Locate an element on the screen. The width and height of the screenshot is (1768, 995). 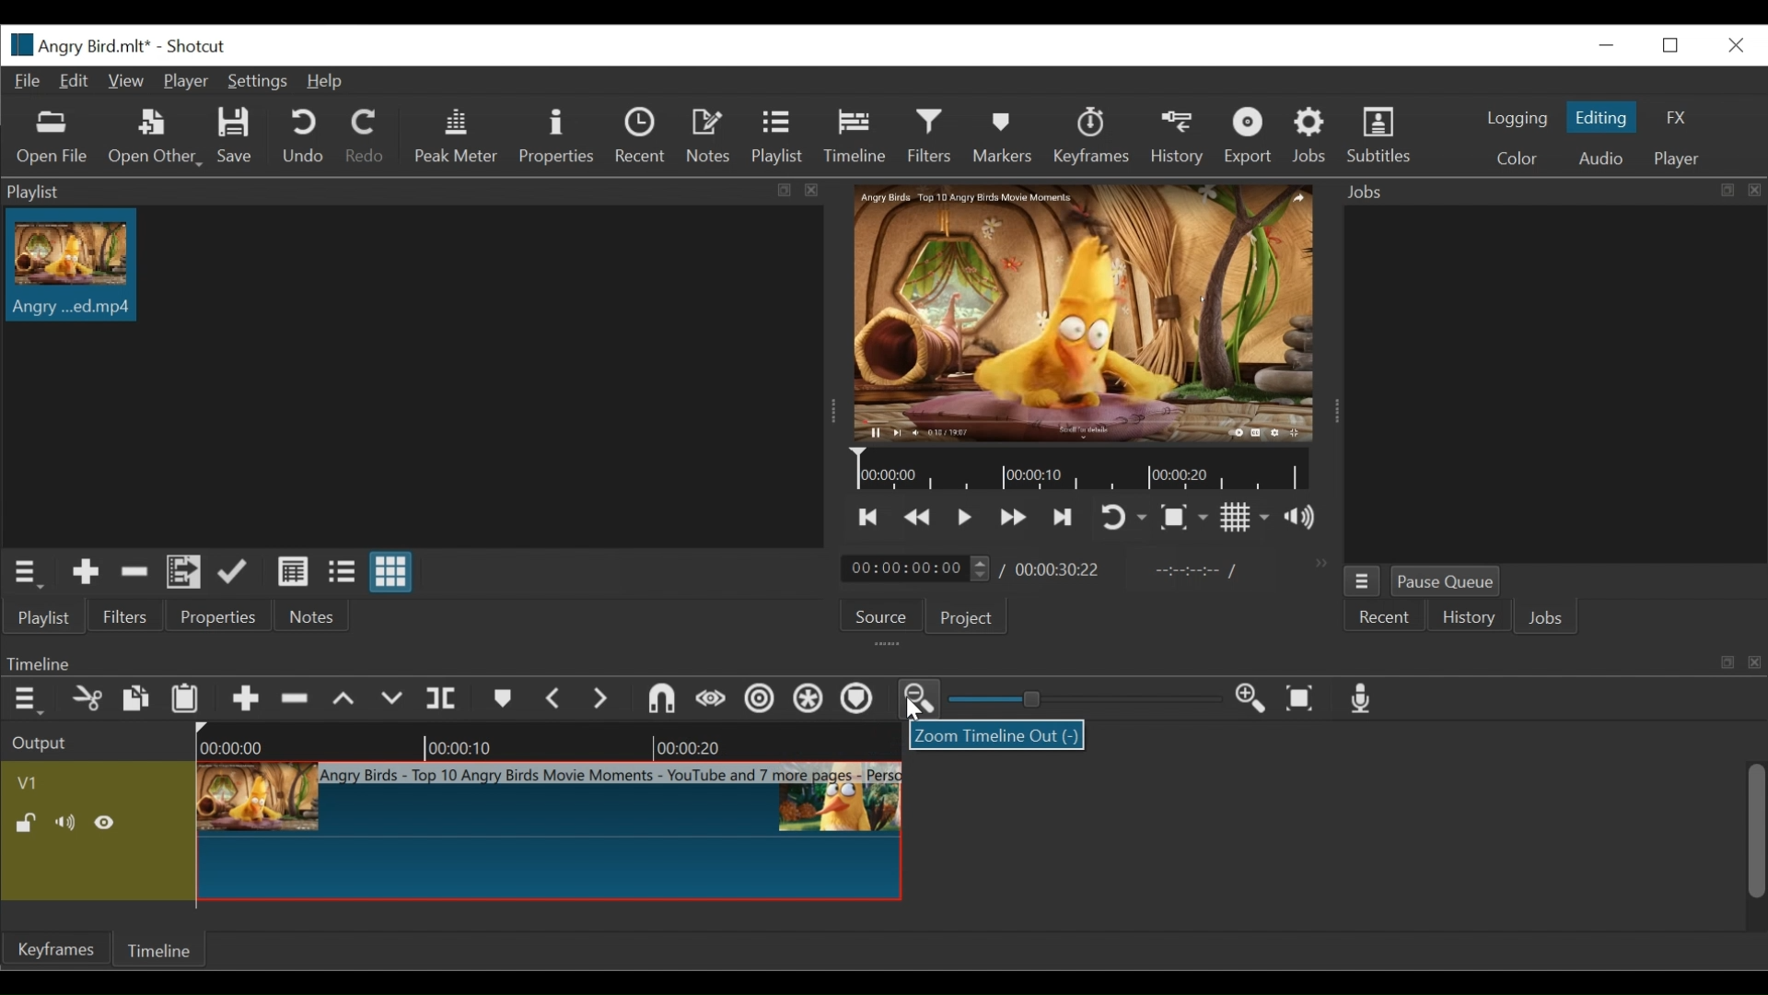
Cursor is located at coordinates (913, 711).